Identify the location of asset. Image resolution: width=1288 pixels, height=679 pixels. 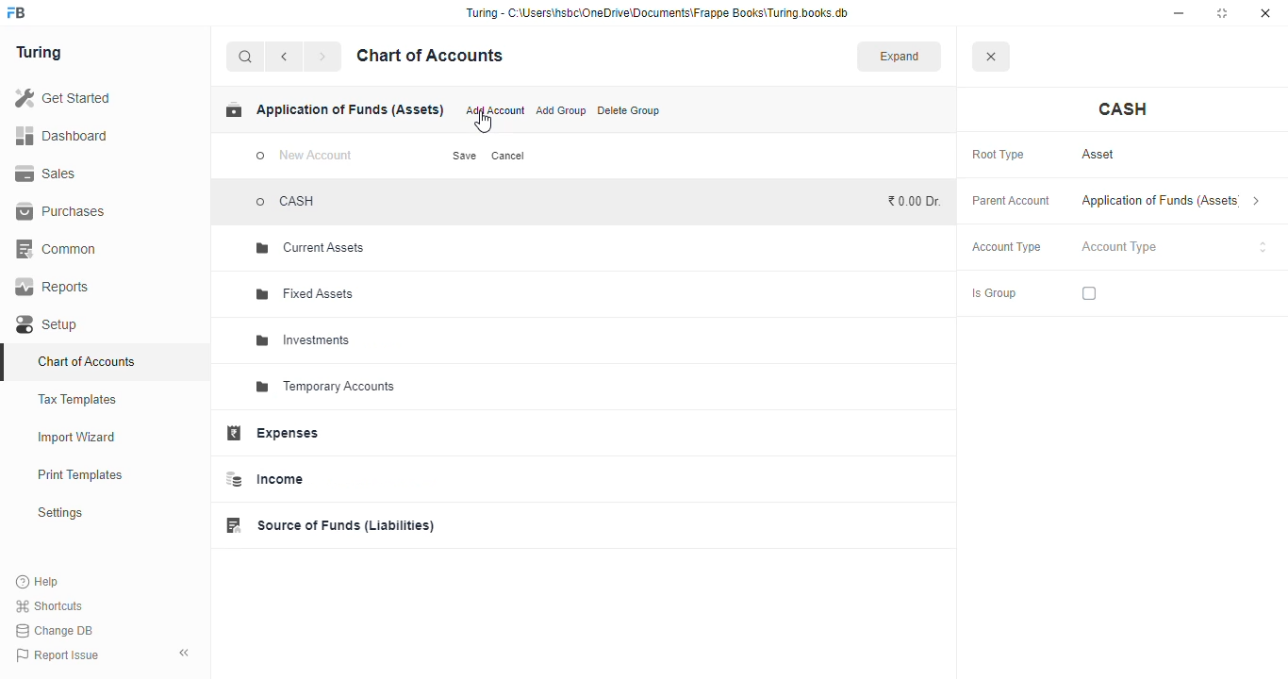
(1099, 155).